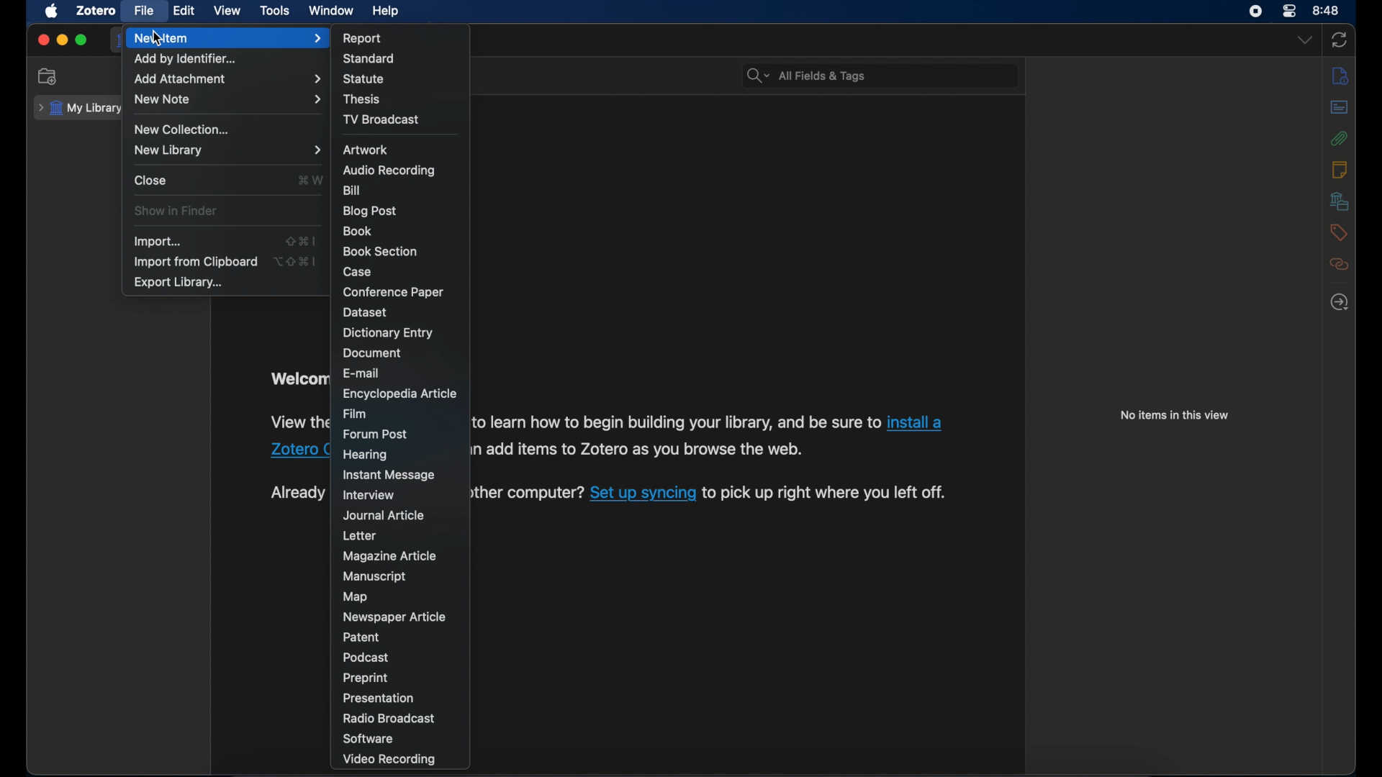  What do you see at coordinates (917, 423) in the screenshot?
I see `Zotero connector link` at bounding box center [917, 423].